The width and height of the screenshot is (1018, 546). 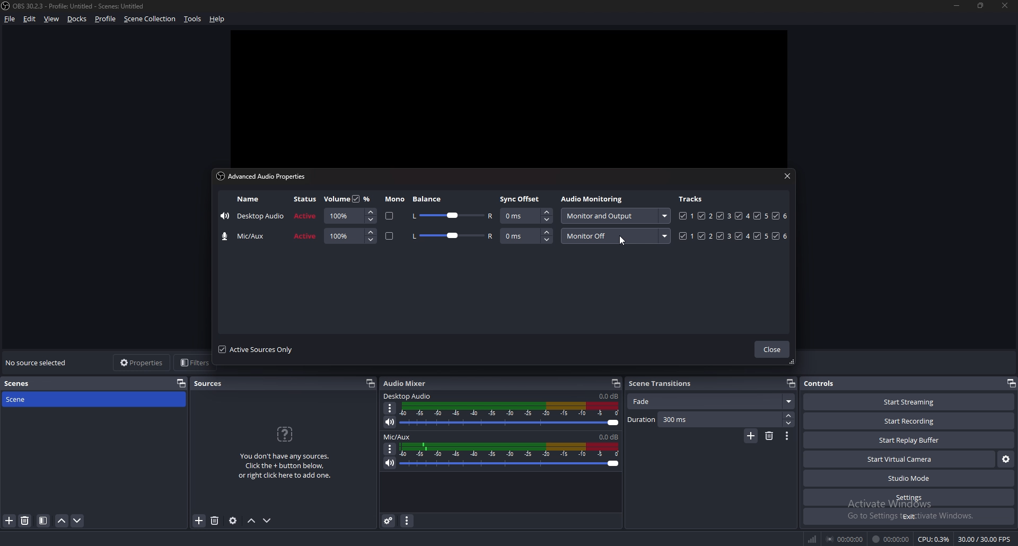 I want to click on status, so click(x=306, y=236).